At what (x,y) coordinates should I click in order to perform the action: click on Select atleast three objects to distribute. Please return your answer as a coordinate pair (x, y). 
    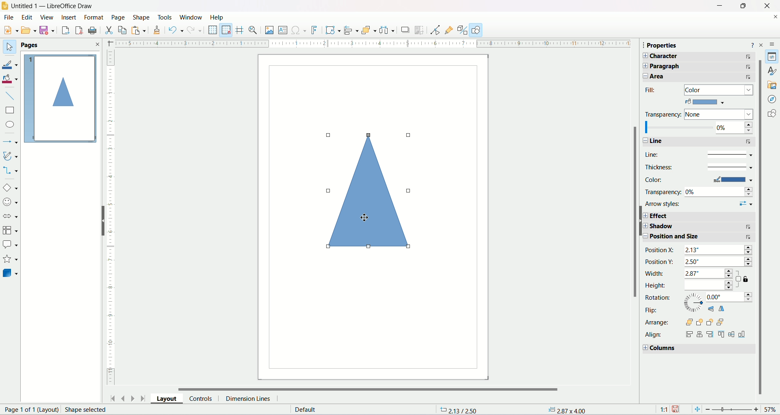
    Looking at the image, I should click on (386, 30).